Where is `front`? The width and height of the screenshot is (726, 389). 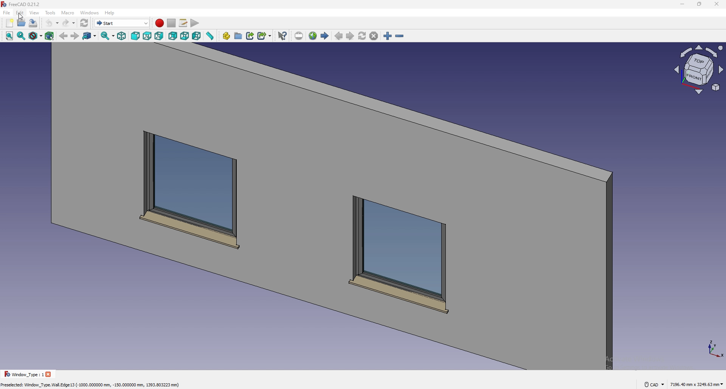 front is located at coordinates (136, 36).